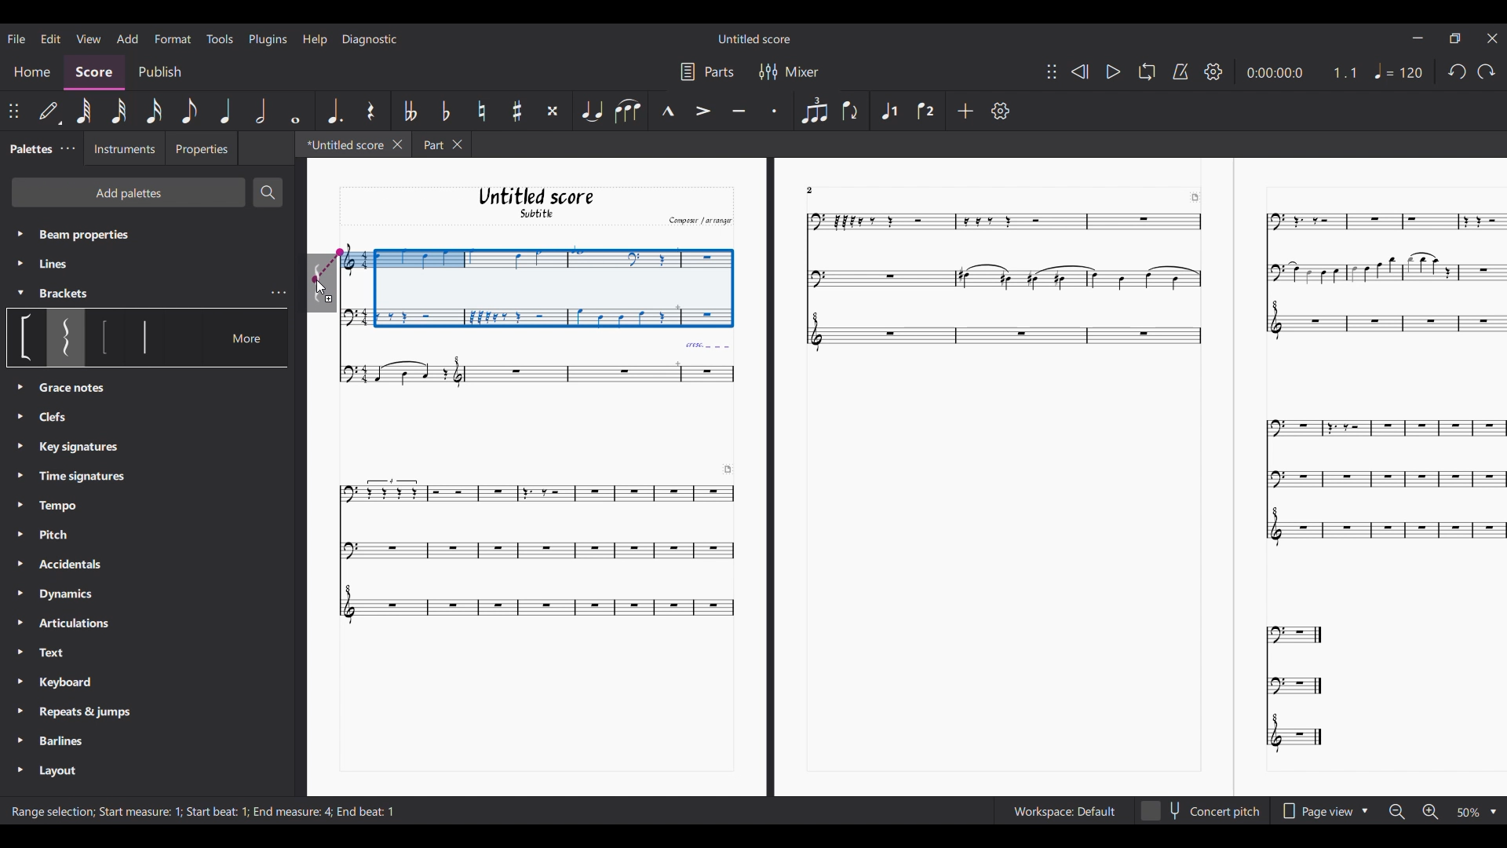 This screenshot has width=1507, height=848. I want to click on Option under bracket section, so click(144, 336).